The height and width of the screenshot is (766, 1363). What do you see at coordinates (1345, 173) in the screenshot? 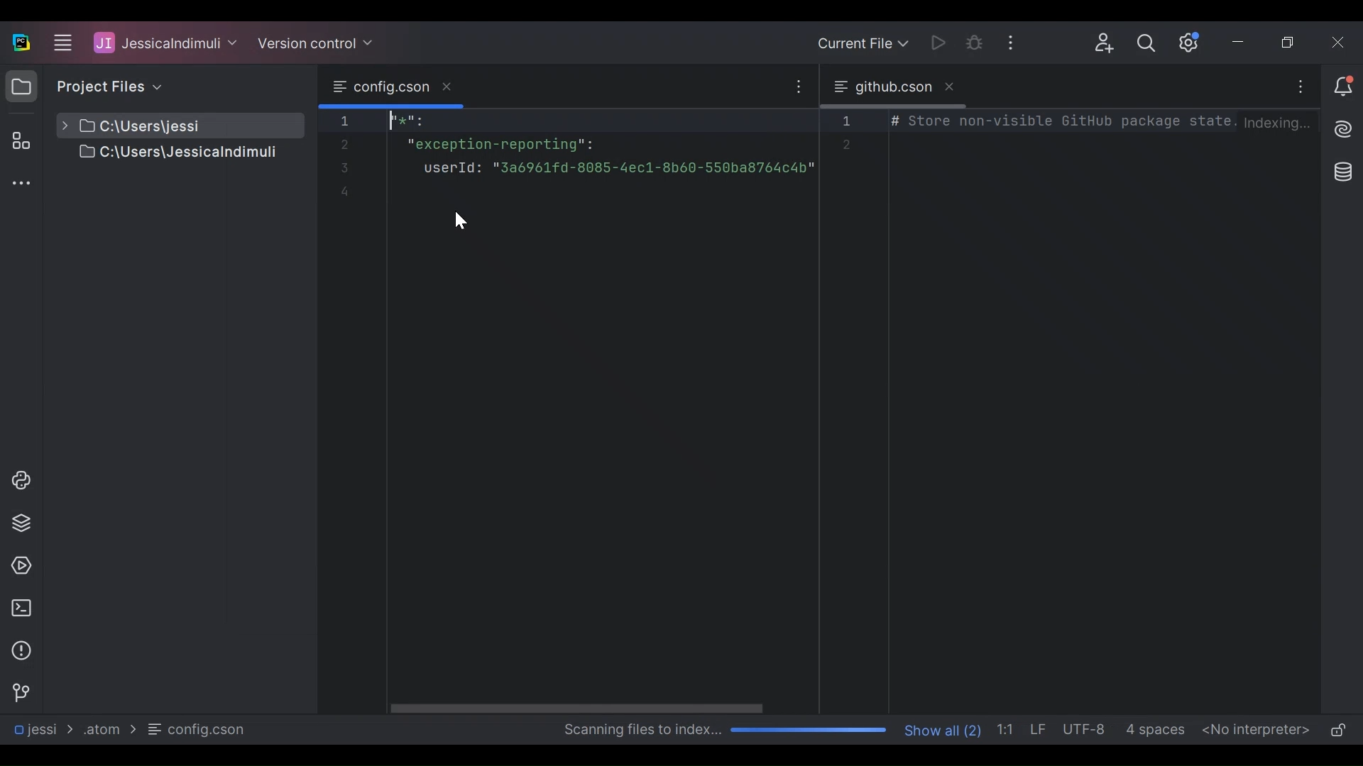
I see `Database` at bounding box center [1345, 173].